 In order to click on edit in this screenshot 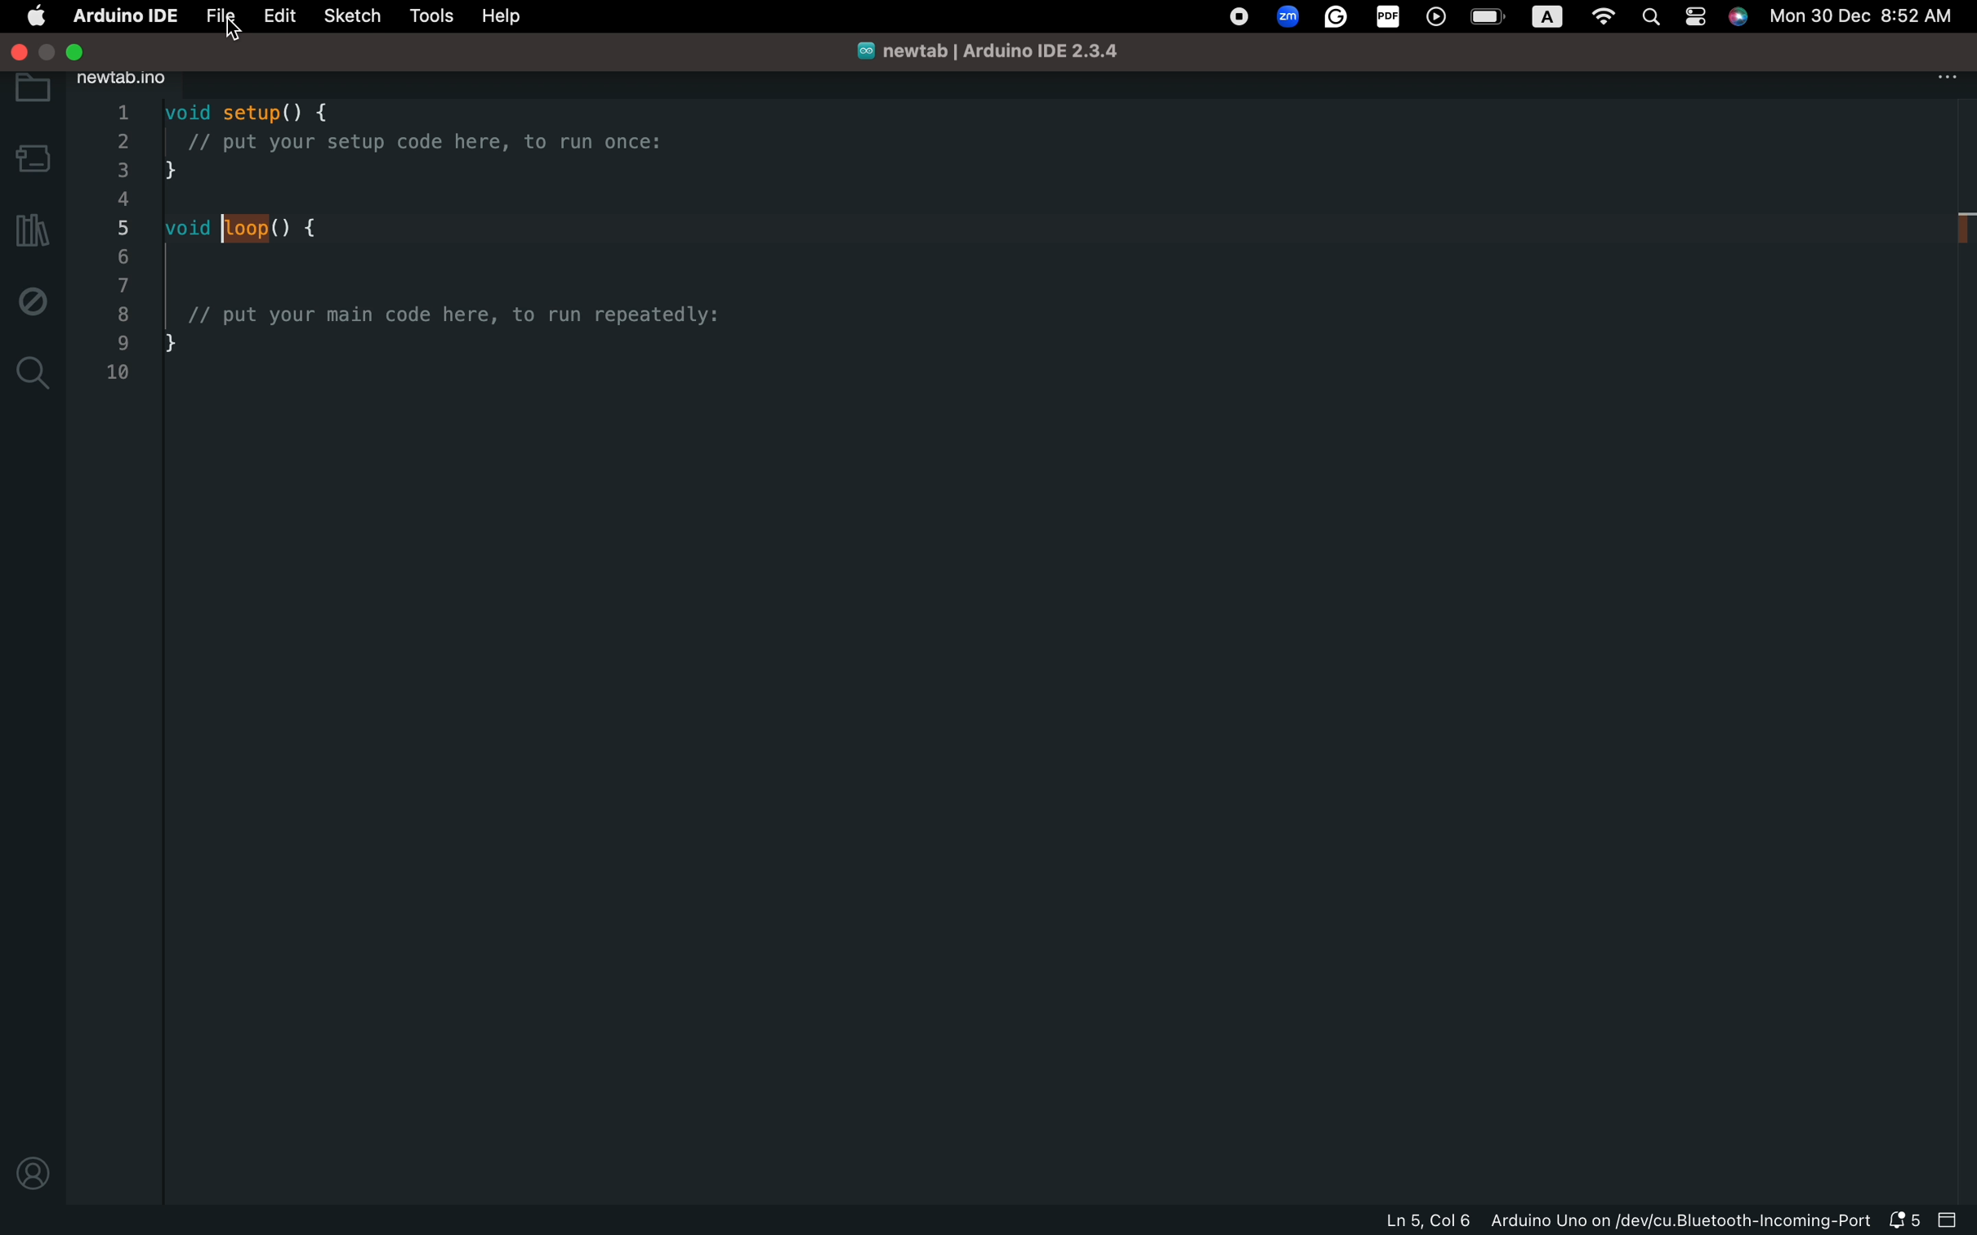, I will do `click(274, 17)`.